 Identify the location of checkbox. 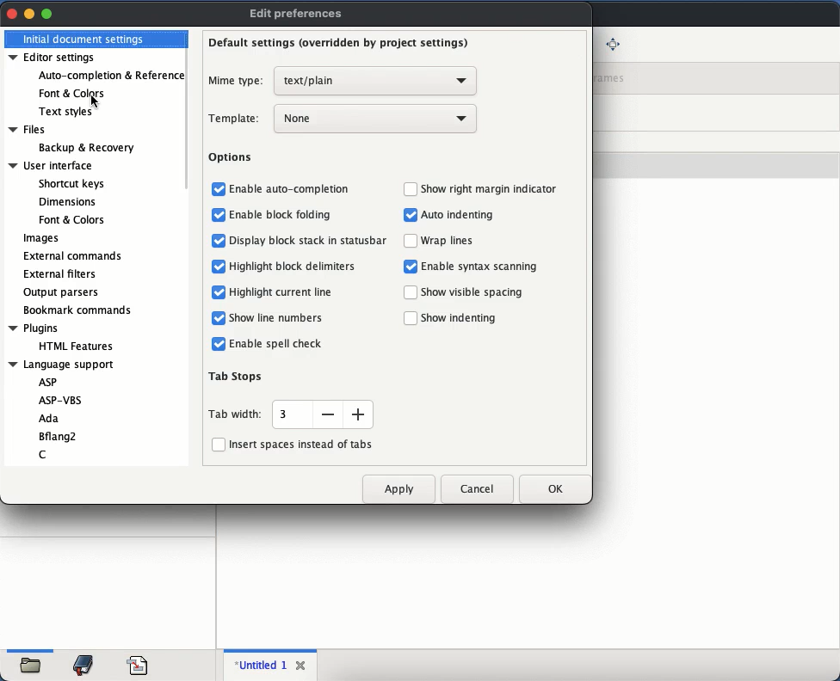
(411, 241).